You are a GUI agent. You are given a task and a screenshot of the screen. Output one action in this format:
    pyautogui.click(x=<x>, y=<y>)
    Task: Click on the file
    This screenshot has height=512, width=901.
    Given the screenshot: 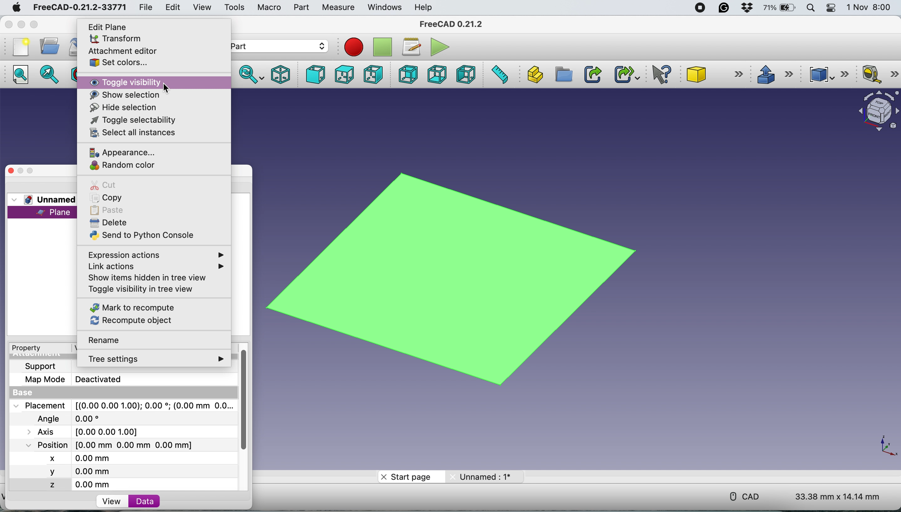 What is the action you would take?
    pyautogui.click(x=143, y=7)
    